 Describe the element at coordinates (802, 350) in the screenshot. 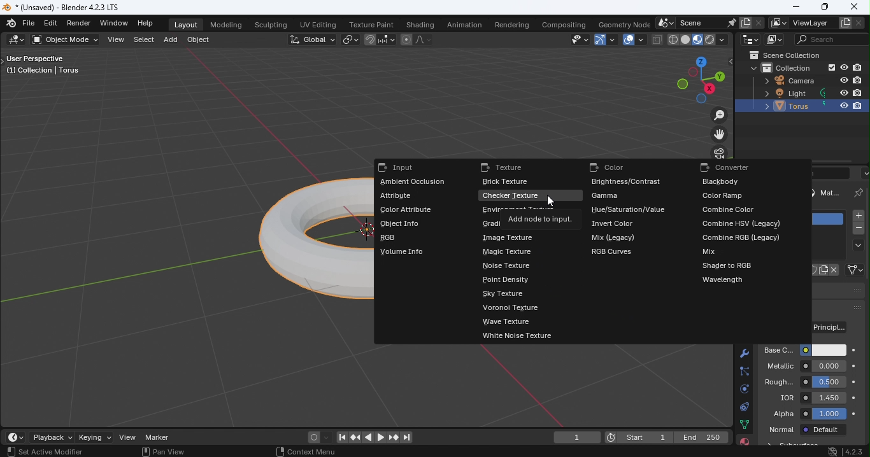

I see `Base color` at that location.